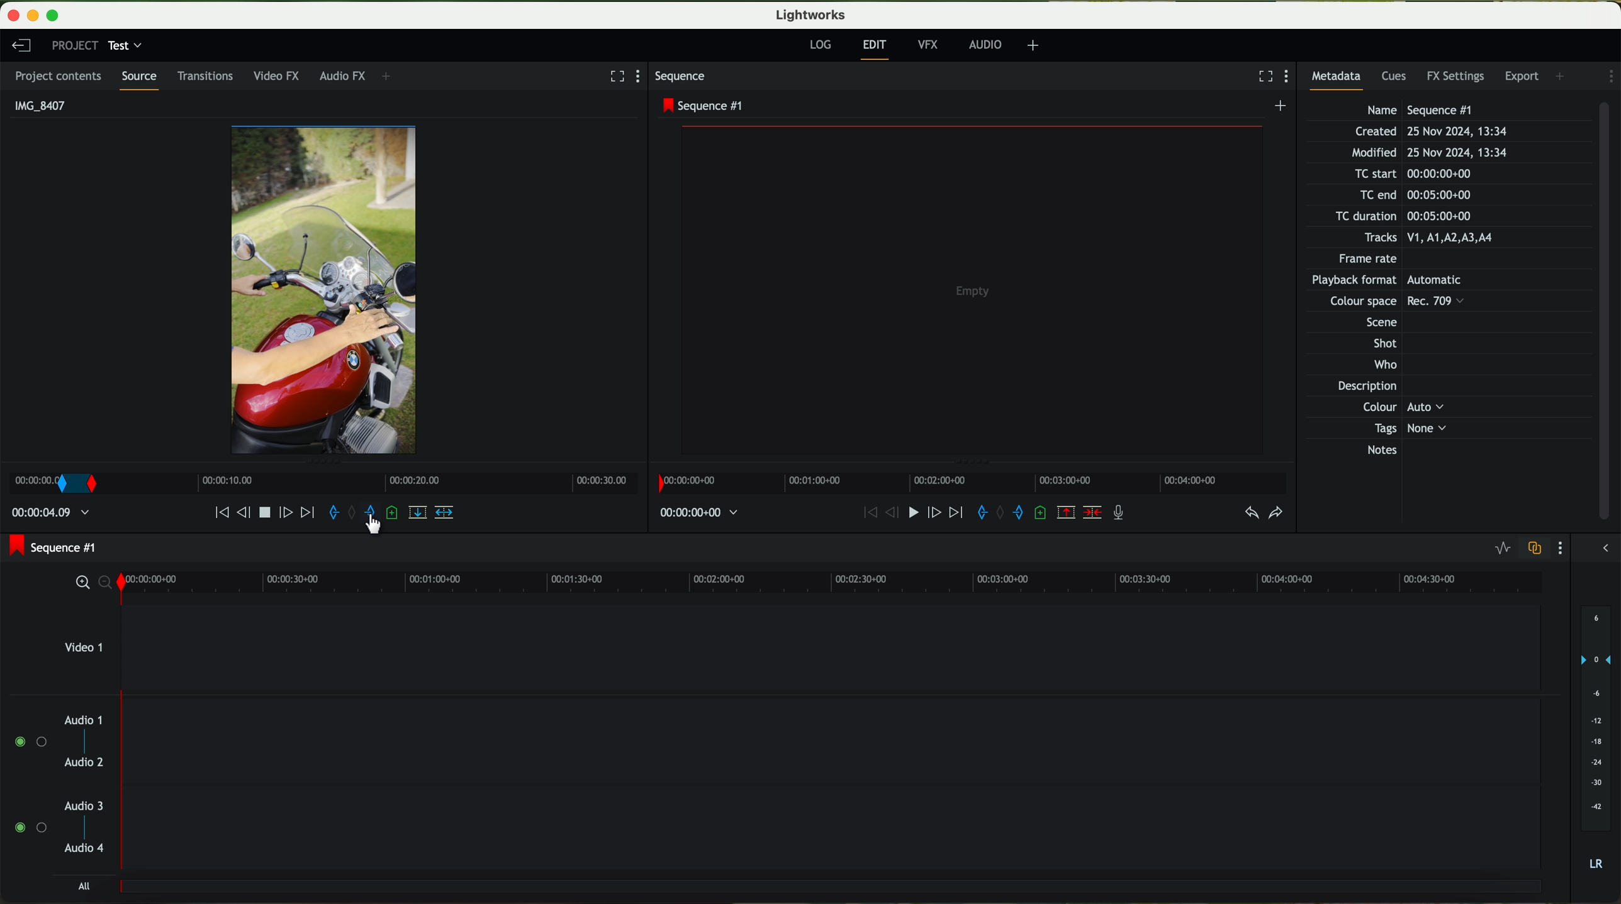 Image resolution: width=1621 pixels, height=904 pixels. Describe the element at coordinates (1383, 343) in the screenshot. I see `Shot` at that location.